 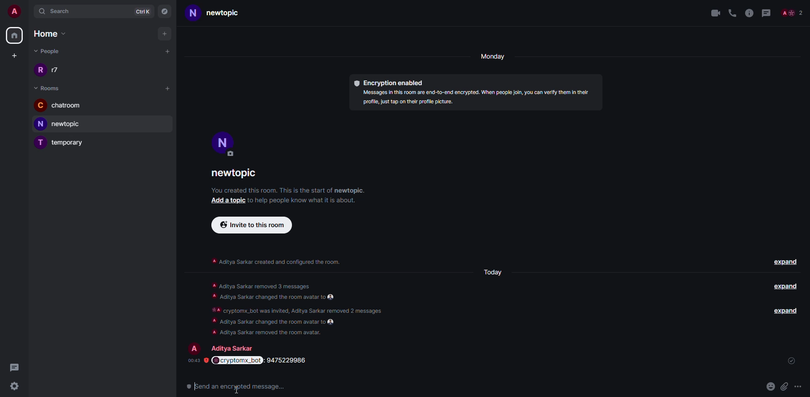 I want to click on attach, so click(x=786, y=386).